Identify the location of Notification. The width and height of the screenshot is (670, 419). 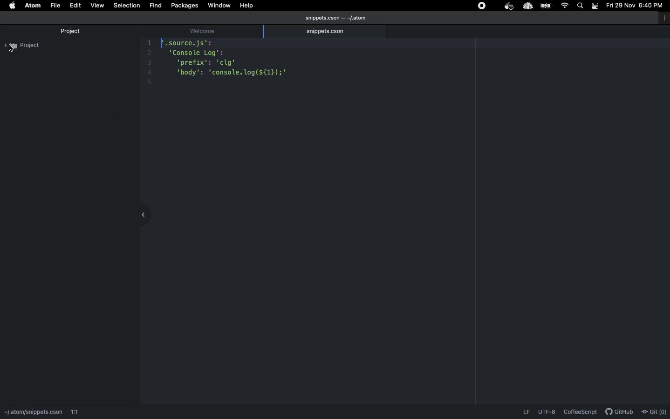
(595, 6).